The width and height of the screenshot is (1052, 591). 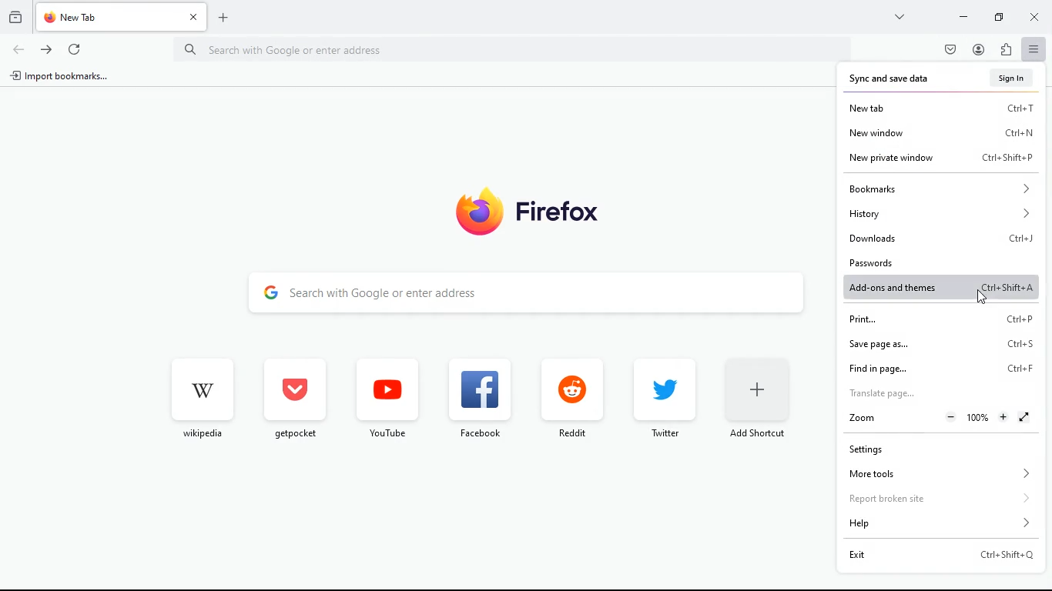 What do you see at coordinates (891, 78) in the screenshot?
I see `sync and save data` at bounding box center [891, 78].